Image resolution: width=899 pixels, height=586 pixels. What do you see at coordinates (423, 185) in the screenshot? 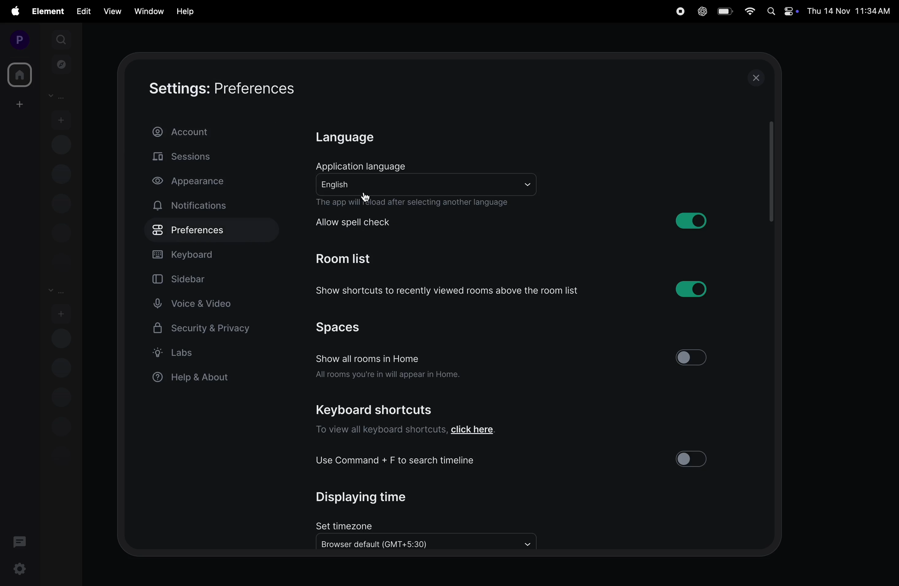
I see `english` at bounding box center [423, 185].